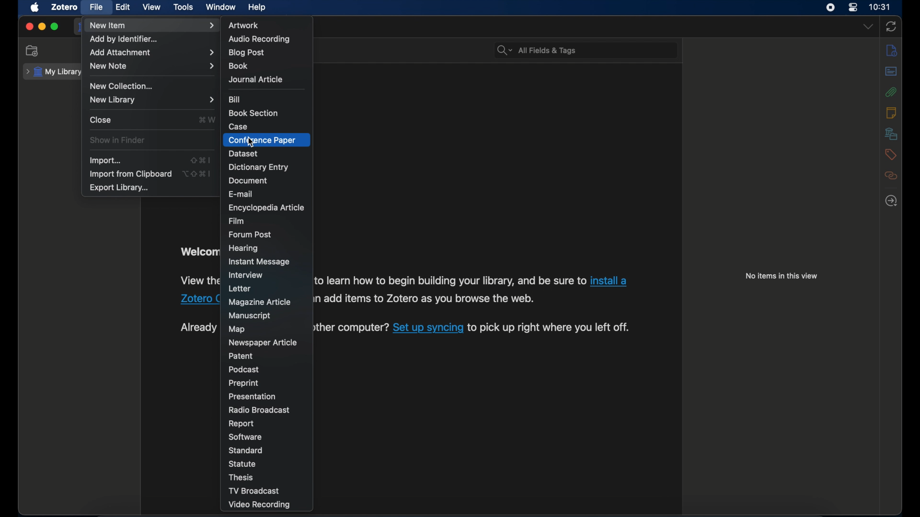  Describe the element at coordinates (41, 27) in the screenshot. I see `minimize` at that location.